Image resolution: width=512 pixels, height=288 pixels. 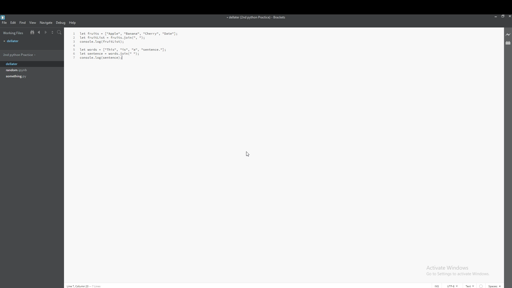 What do you see at coordinates (459, 271) in the screenshot?
I see `Activate Windows
Go to Settings to activate Windows.` at bounding box center [459, 271].